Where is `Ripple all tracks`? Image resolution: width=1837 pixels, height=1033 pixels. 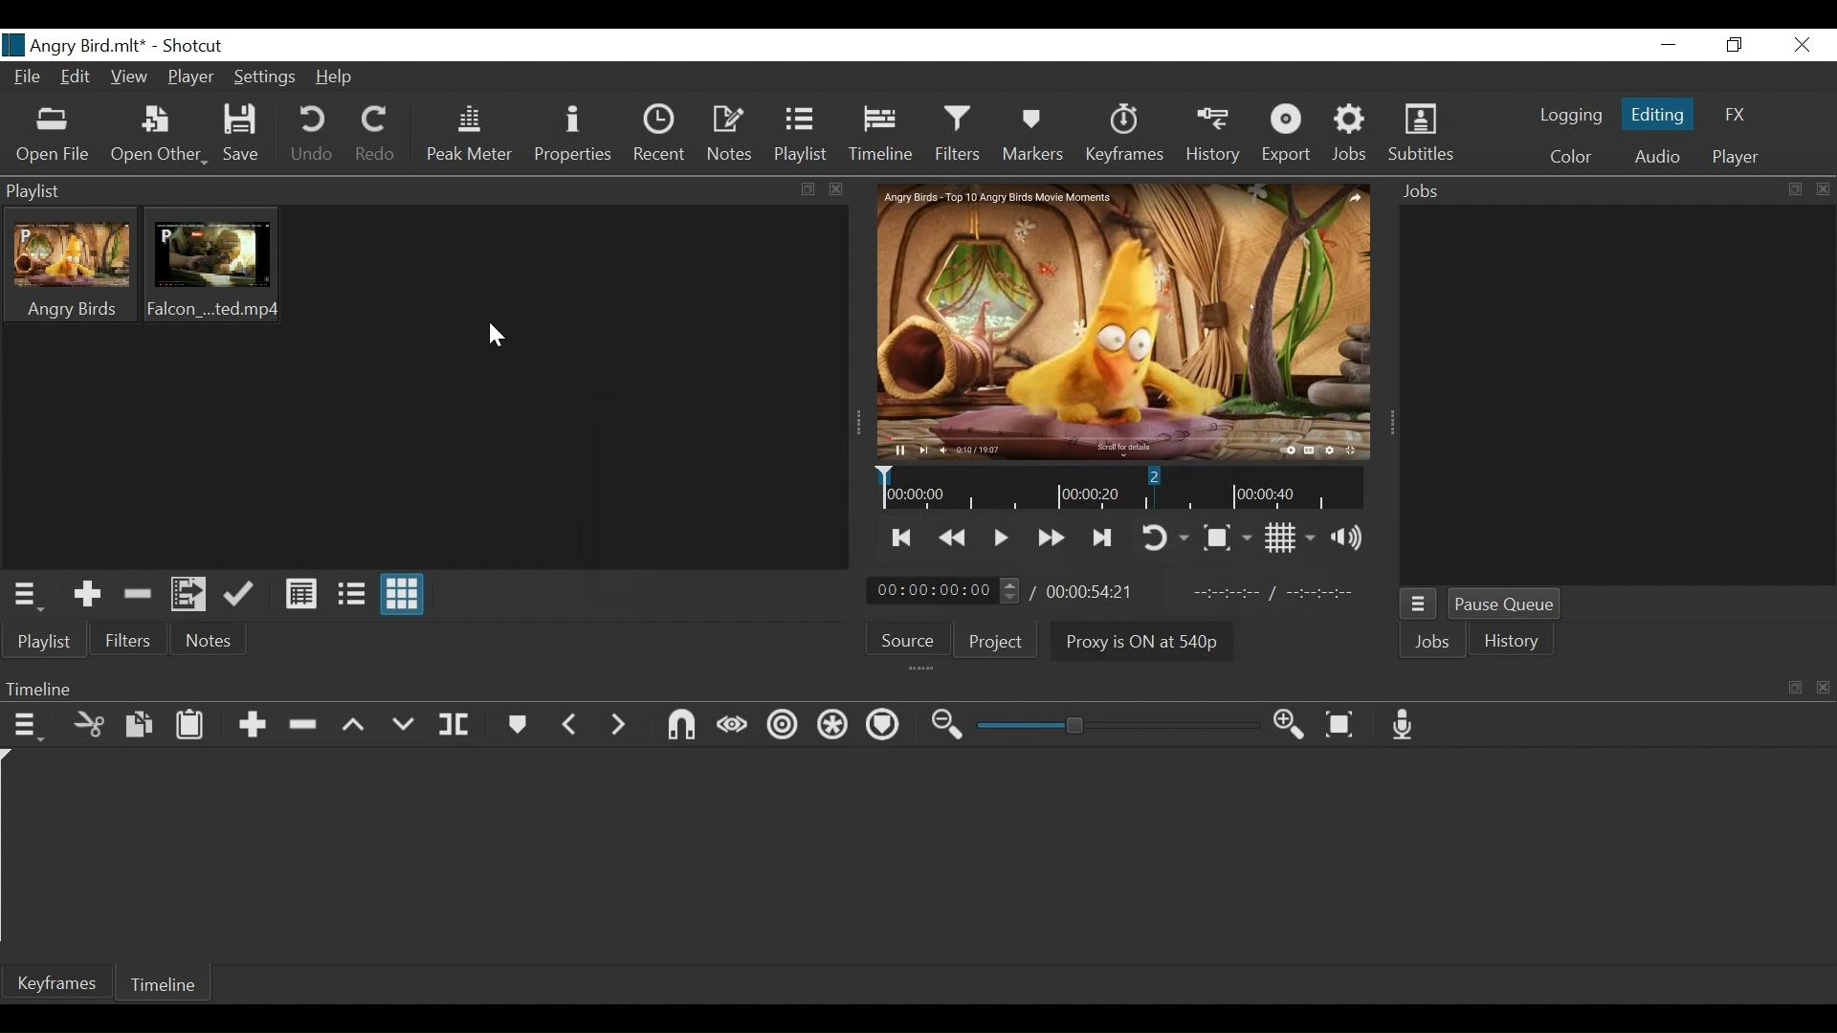 Ripple all tracks is located at coordinates (829, 725).